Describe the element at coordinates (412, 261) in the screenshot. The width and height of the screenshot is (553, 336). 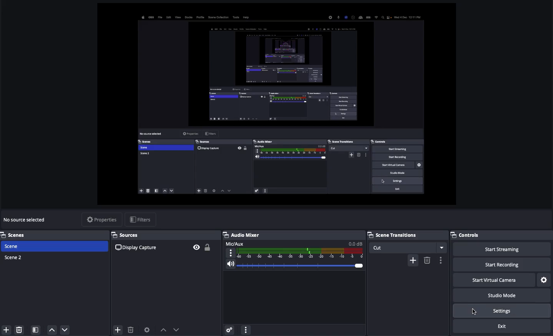
I see `Add` at that location.